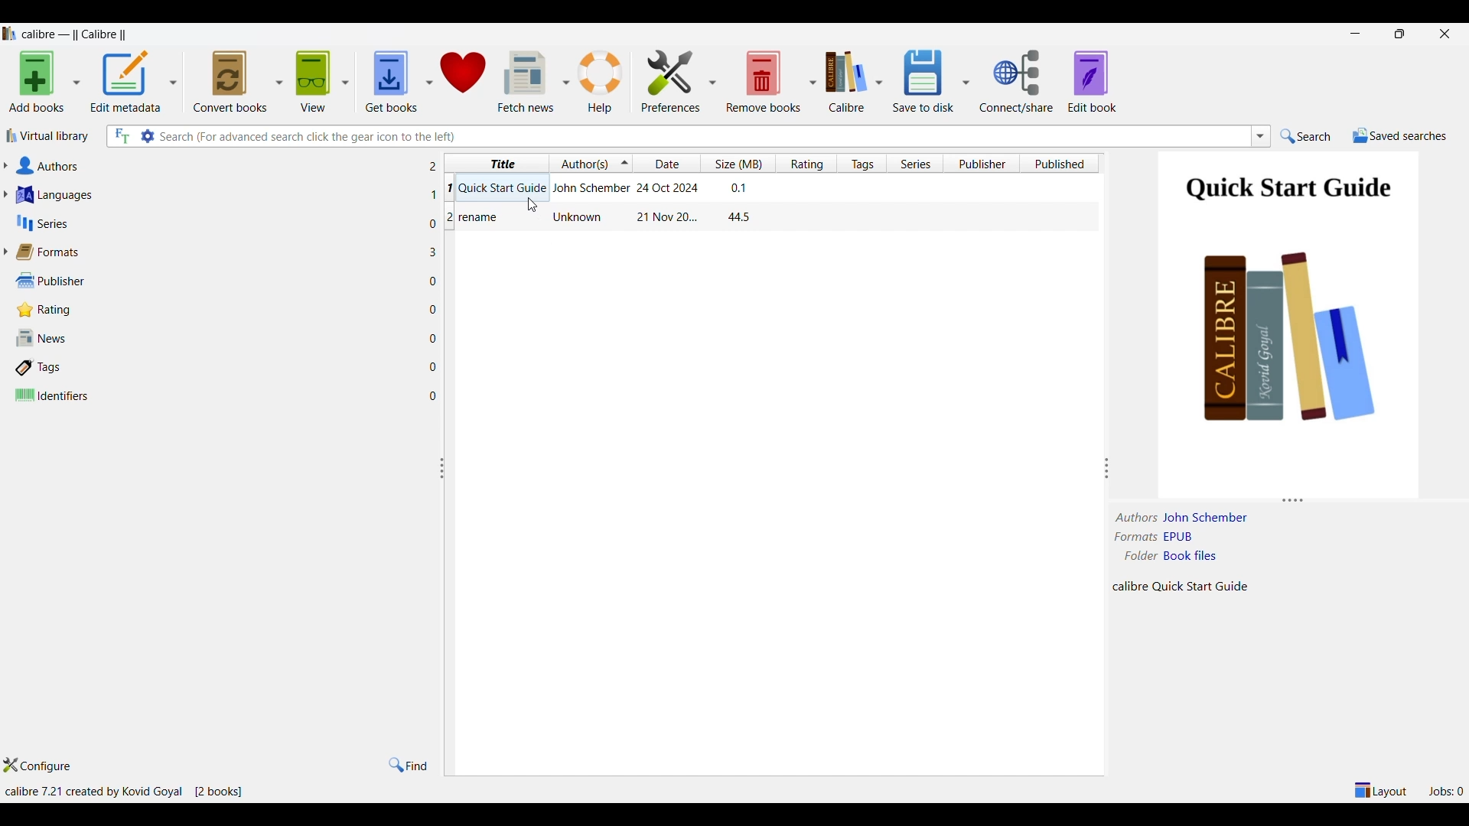 The width and height of the screenshot is (1469, 826). I want to click on book files, so click(1190, 556).